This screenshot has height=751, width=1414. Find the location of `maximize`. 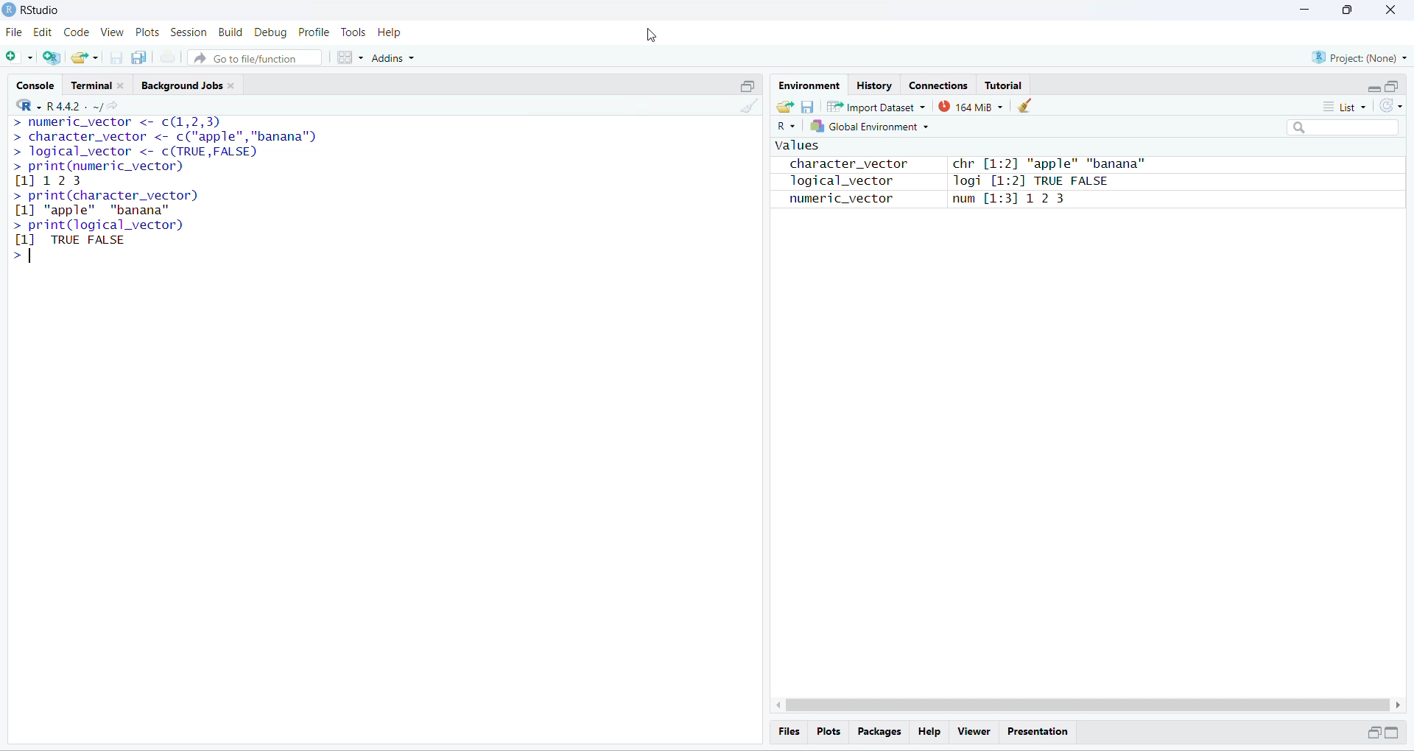

maximize is located at coordinates (1393, 732).